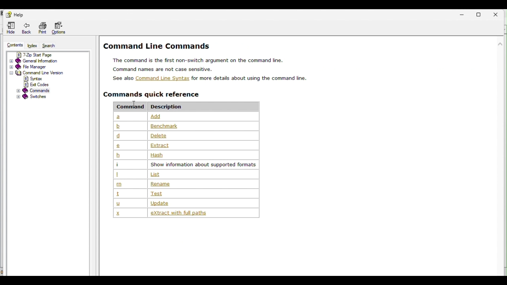 The image size is (507, 285). What do you see at coordinates (160, 184) in the screenshot?
I see `description` at bounding box center [160, 184].